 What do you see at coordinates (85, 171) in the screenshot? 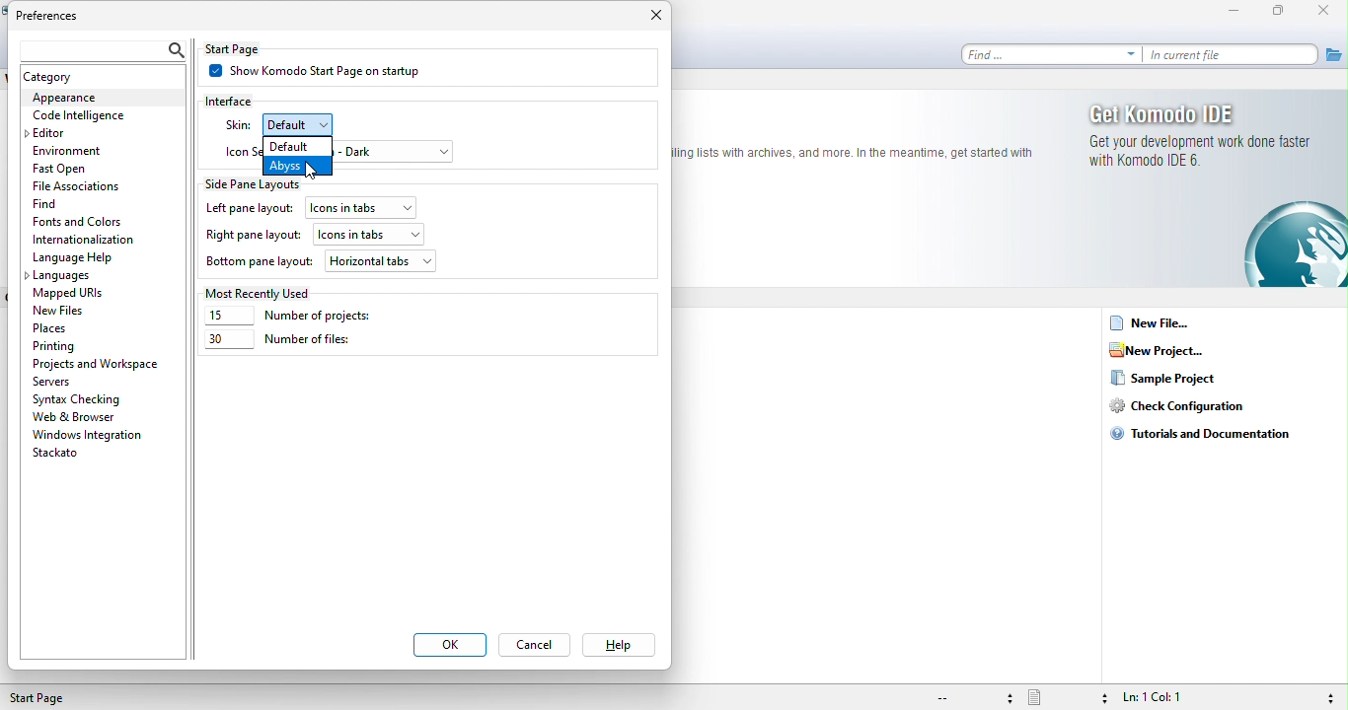
I see `fast open` at bounding box center [85, 171].